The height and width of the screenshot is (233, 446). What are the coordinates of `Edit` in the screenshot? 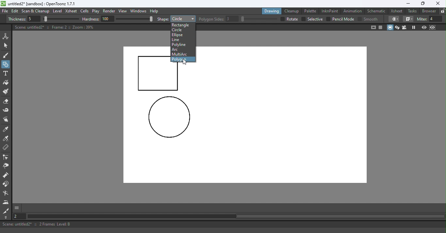 It's located at (16, 11).